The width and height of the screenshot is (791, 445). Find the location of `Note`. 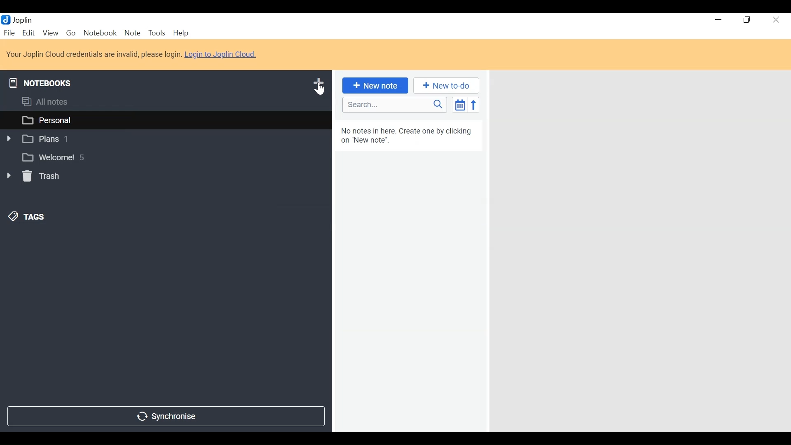

Note is located at coordinates (132, 33).